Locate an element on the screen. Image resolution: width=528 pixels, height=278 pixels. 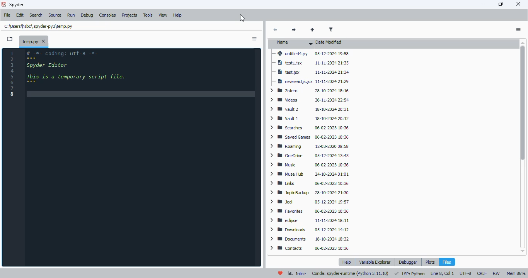
CRLF is located at coordinates (482, 273).